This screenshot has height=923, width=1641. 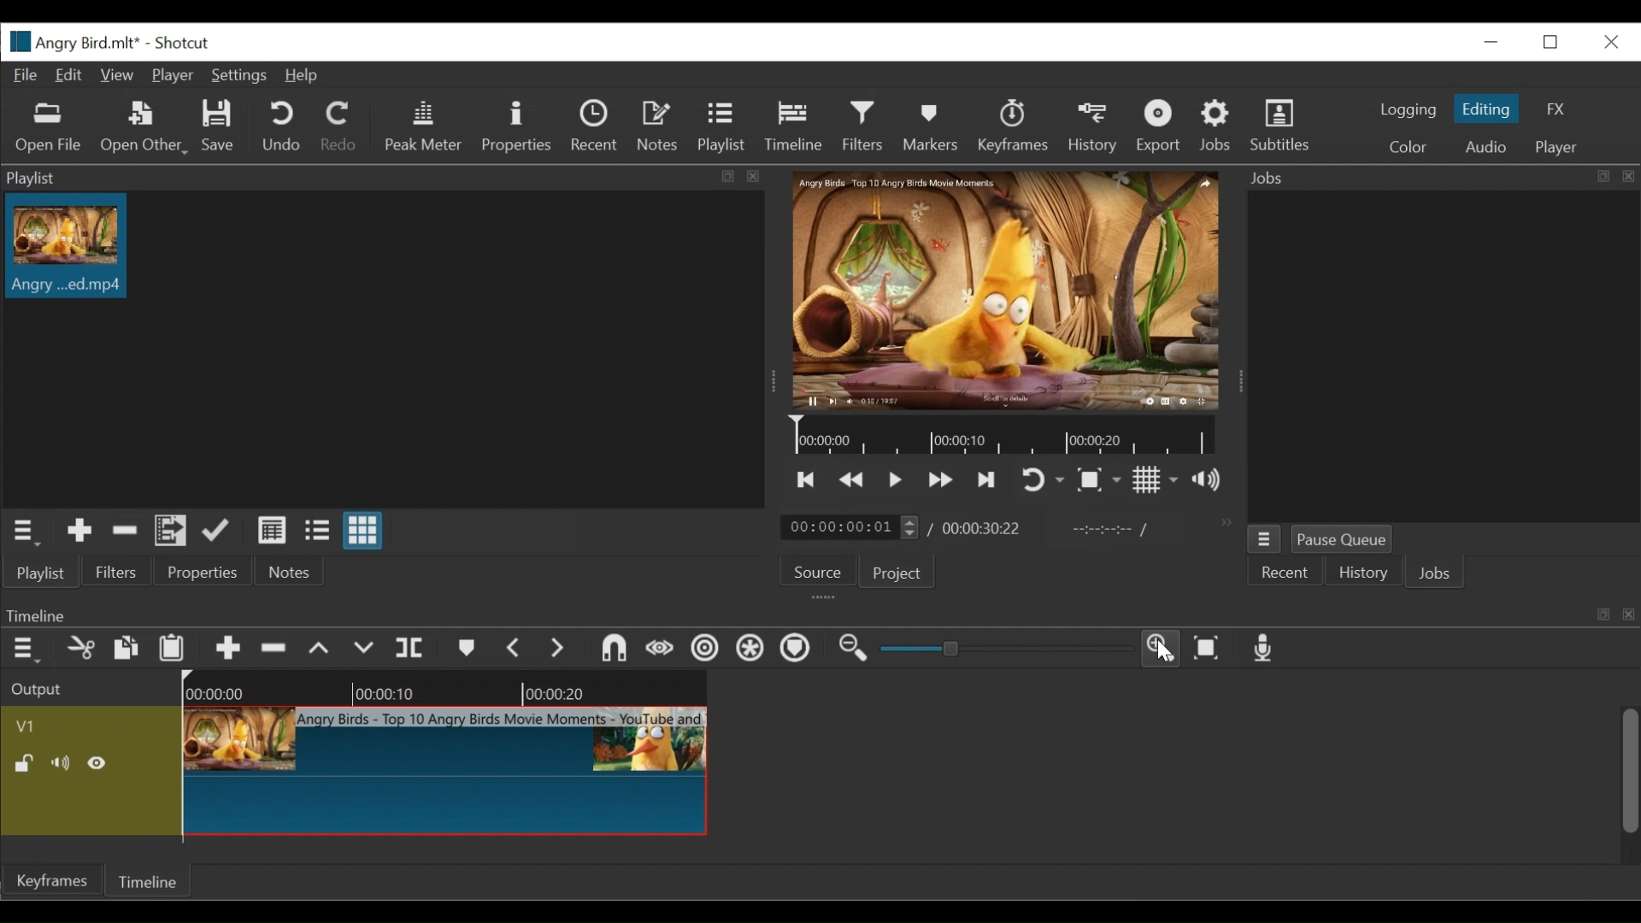 I want to click on Hide, so click(x=102, y=762).